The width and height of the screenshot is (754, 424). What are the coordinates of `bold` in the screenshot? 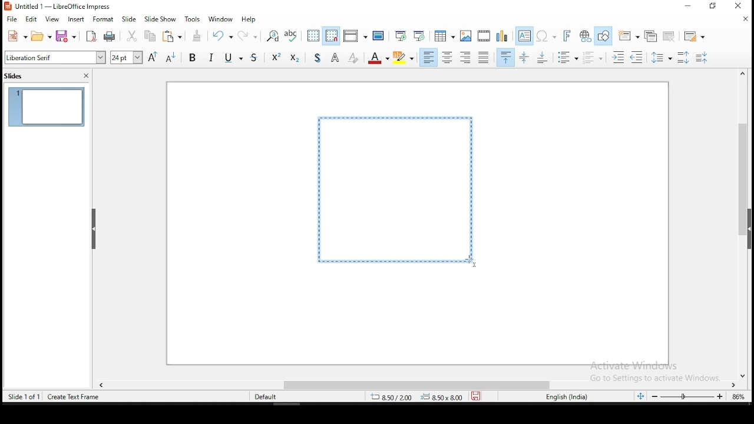 It's located at (193, 59).